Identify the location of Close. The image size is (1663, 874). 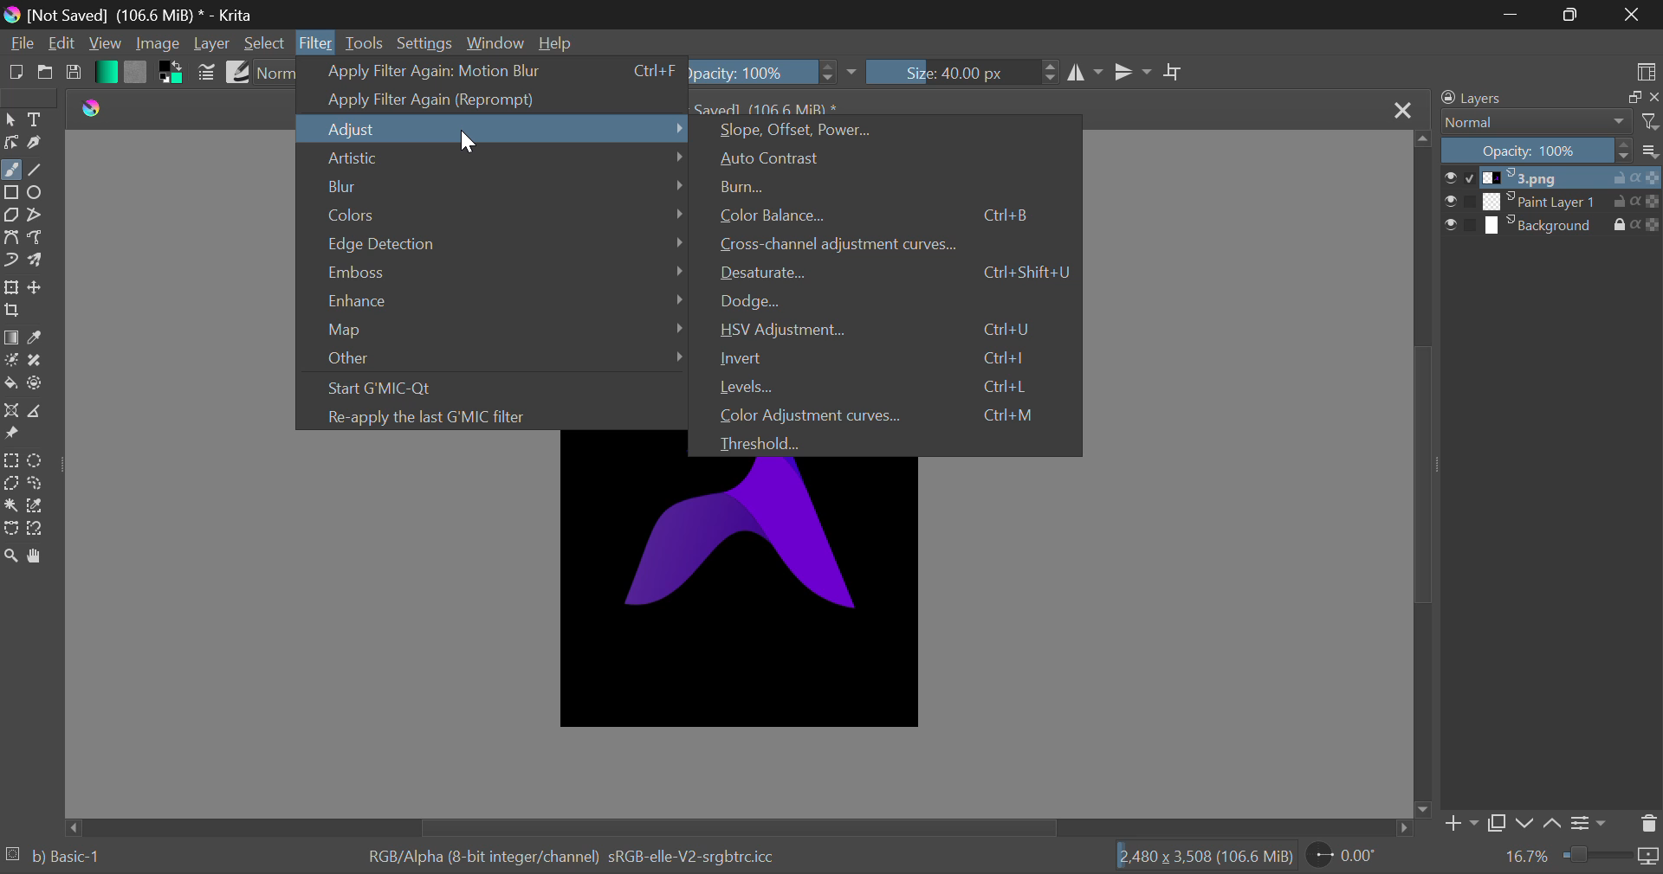
(1630, 14).